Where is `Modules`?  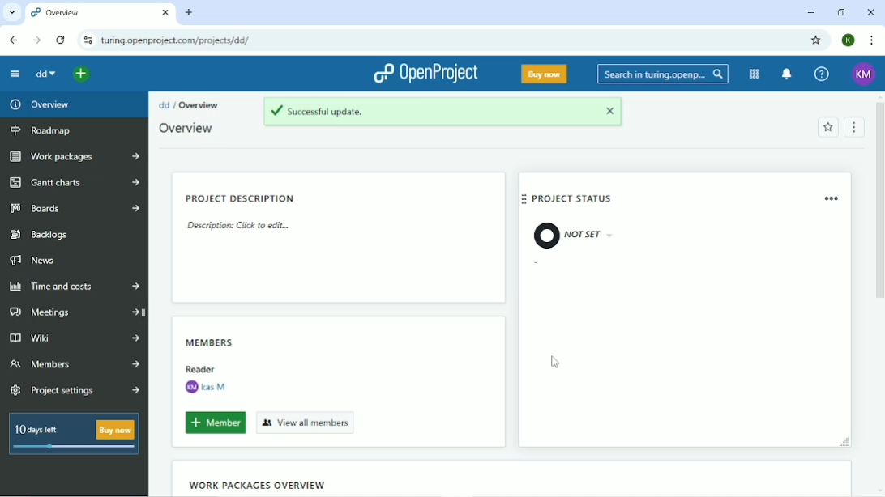
Modules is located at coordinates (754, 74).